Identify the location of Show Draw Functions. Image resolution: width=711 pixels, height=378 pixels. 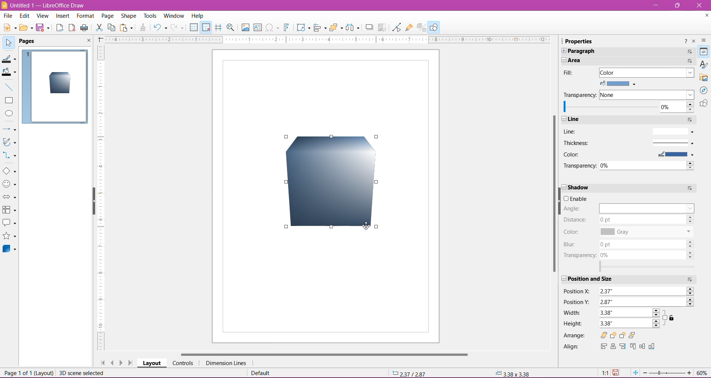
(434, 27).